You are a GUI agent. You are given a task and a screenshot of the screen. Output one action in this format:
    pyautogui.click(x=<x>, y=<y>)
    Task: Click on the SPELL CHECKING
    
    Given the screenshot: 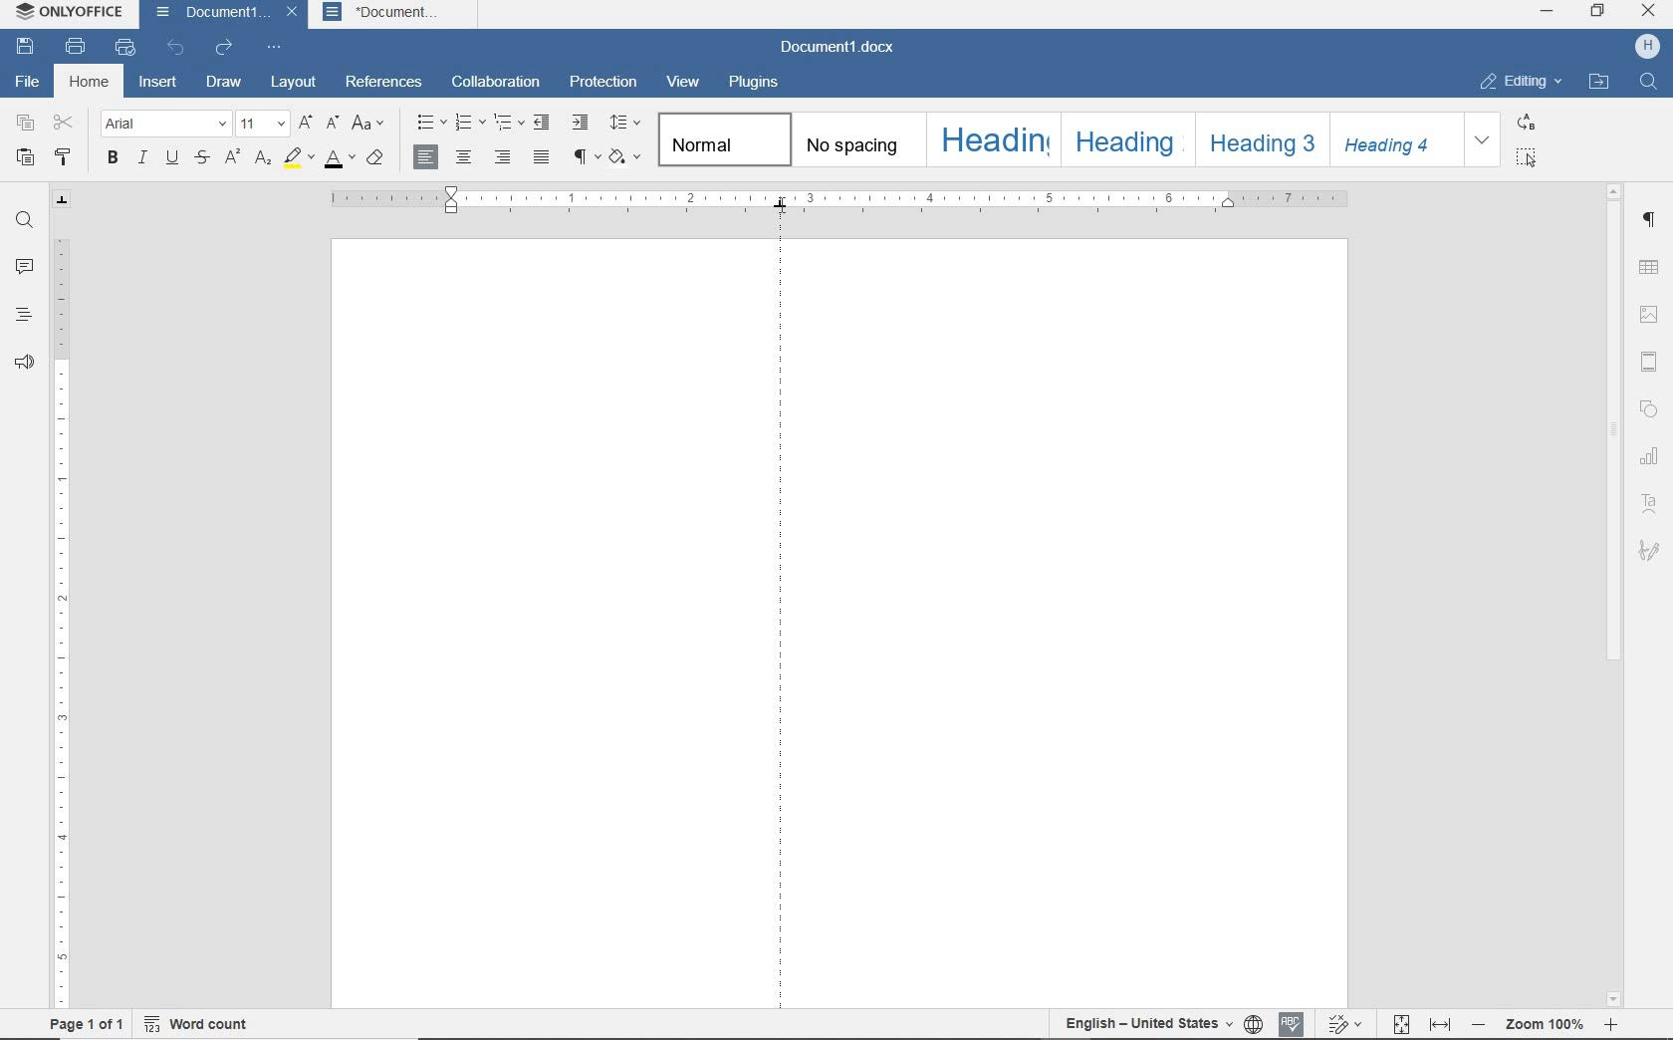 What is the action you would take?
    pyautogui.click(x=1255, y=1024)
    